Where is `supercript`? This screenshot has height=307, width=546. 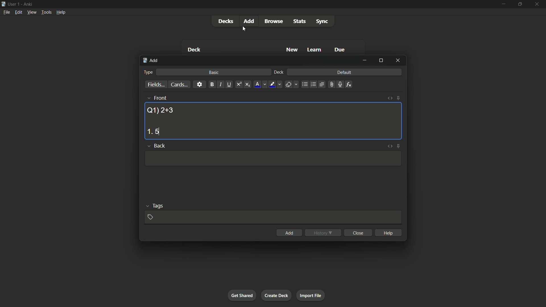 supercript is located at coordinates (238, 85).